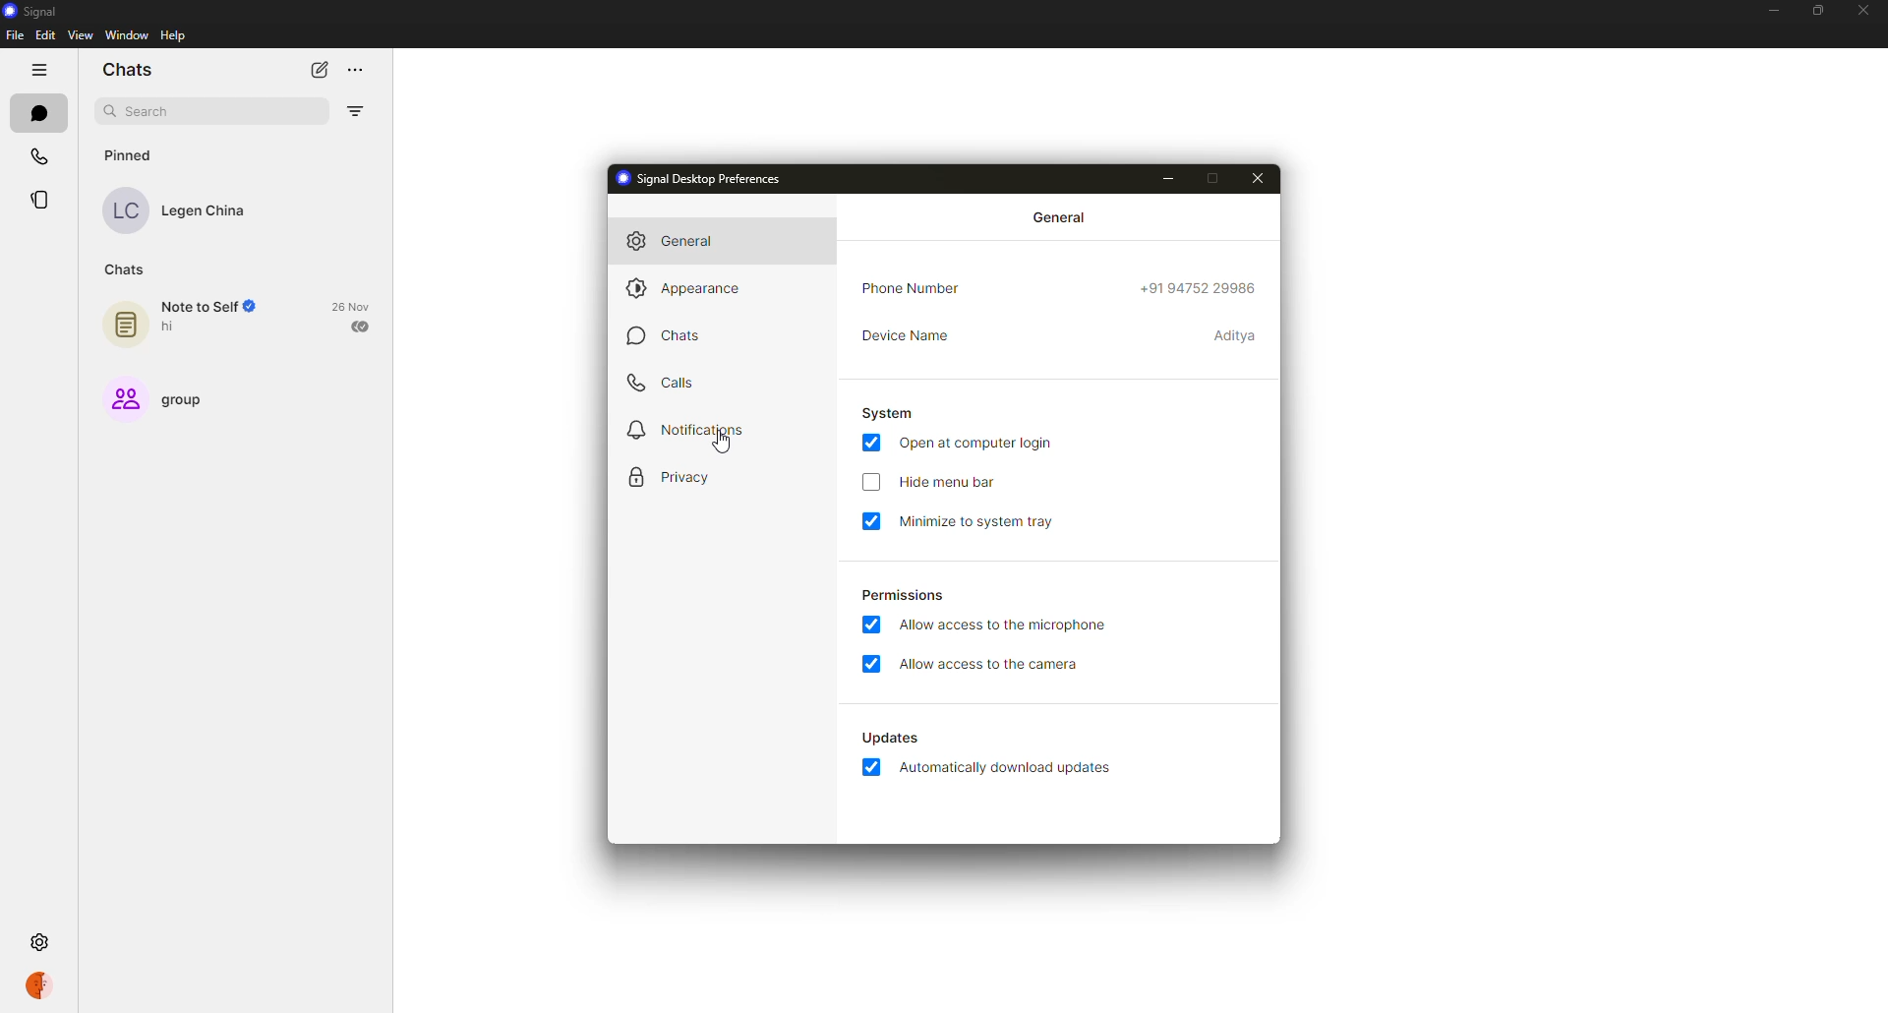 The width and height of the screenshot is (1888, 1013). What do you see at coordinates (673, 475) in the screenshot?
I see `privacy` at bounding box center [673, 475].